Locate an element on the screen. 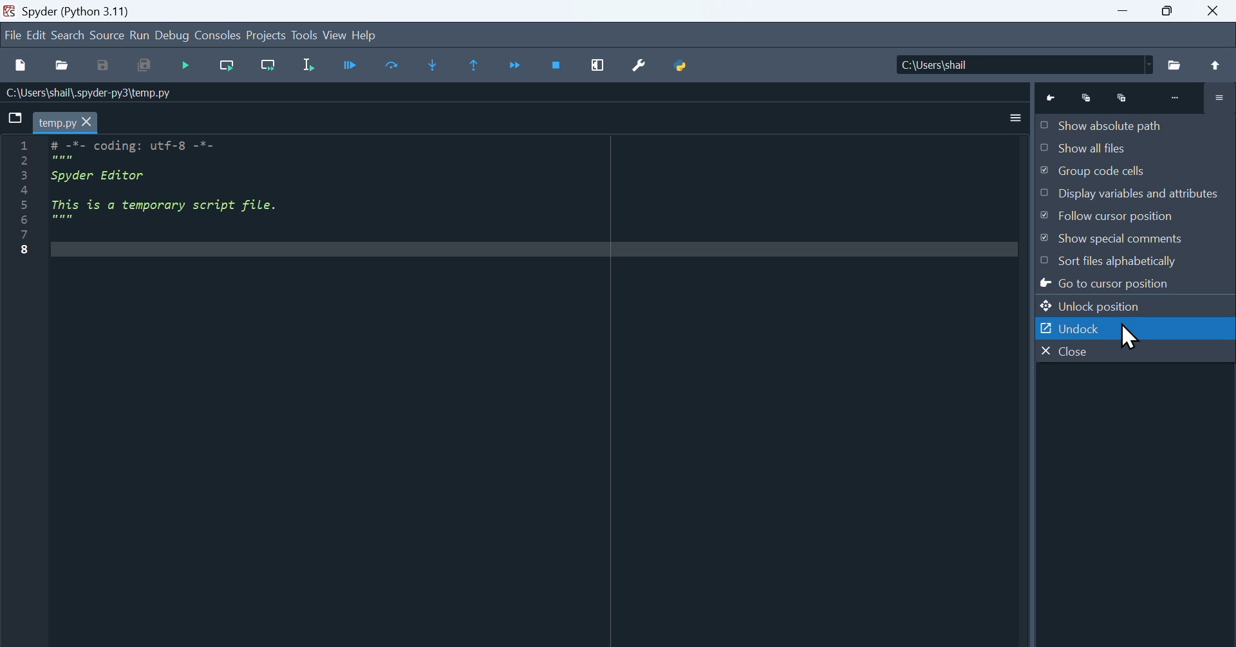  So special comments is located at coordinates (1136, 240).